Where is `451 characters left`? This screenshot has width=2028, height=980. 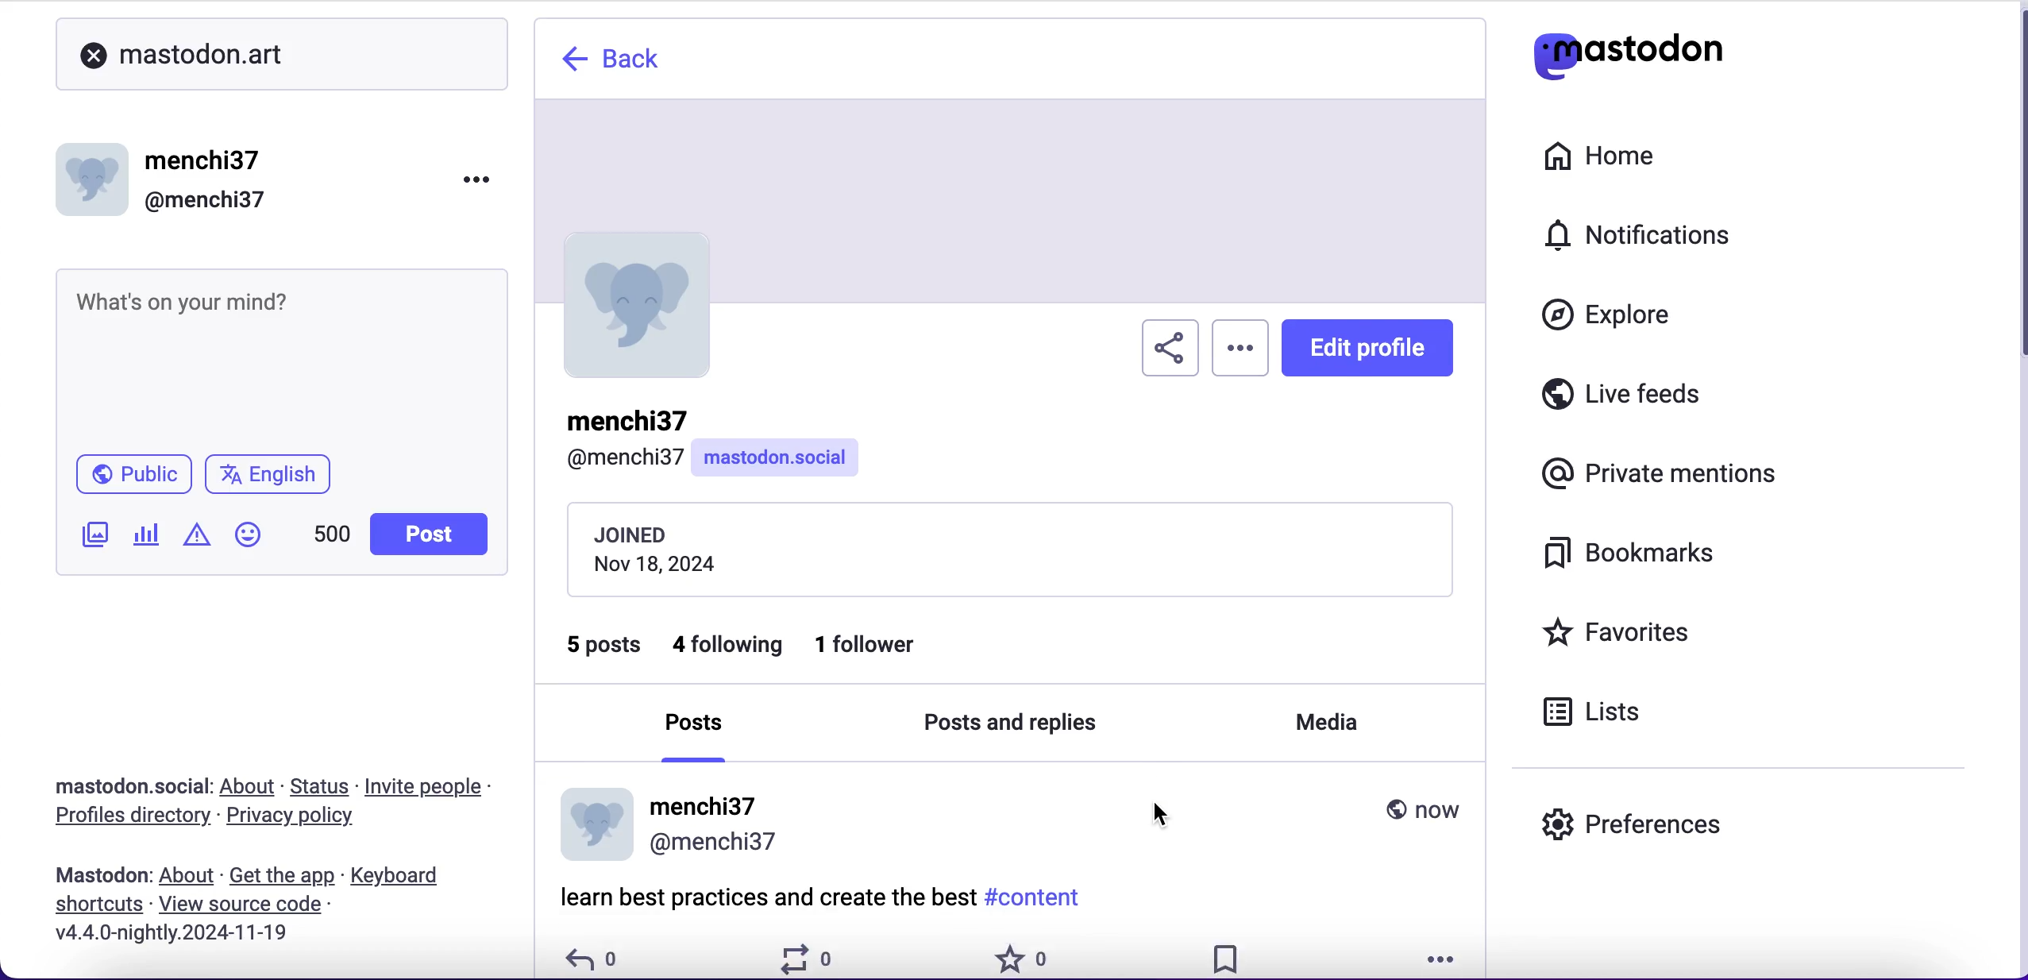 451 characters left is located at coordinates (332, 539).